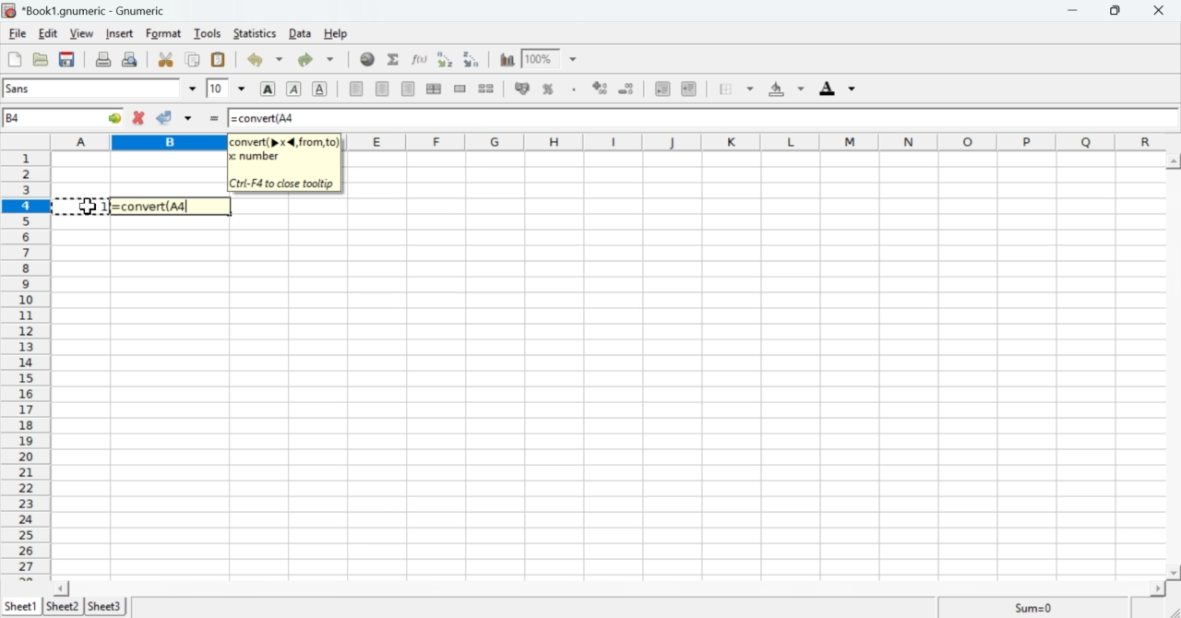 This screenshot has width=1181, height=618. I want to click on Minimize/Maximize, so click(1116, 11).